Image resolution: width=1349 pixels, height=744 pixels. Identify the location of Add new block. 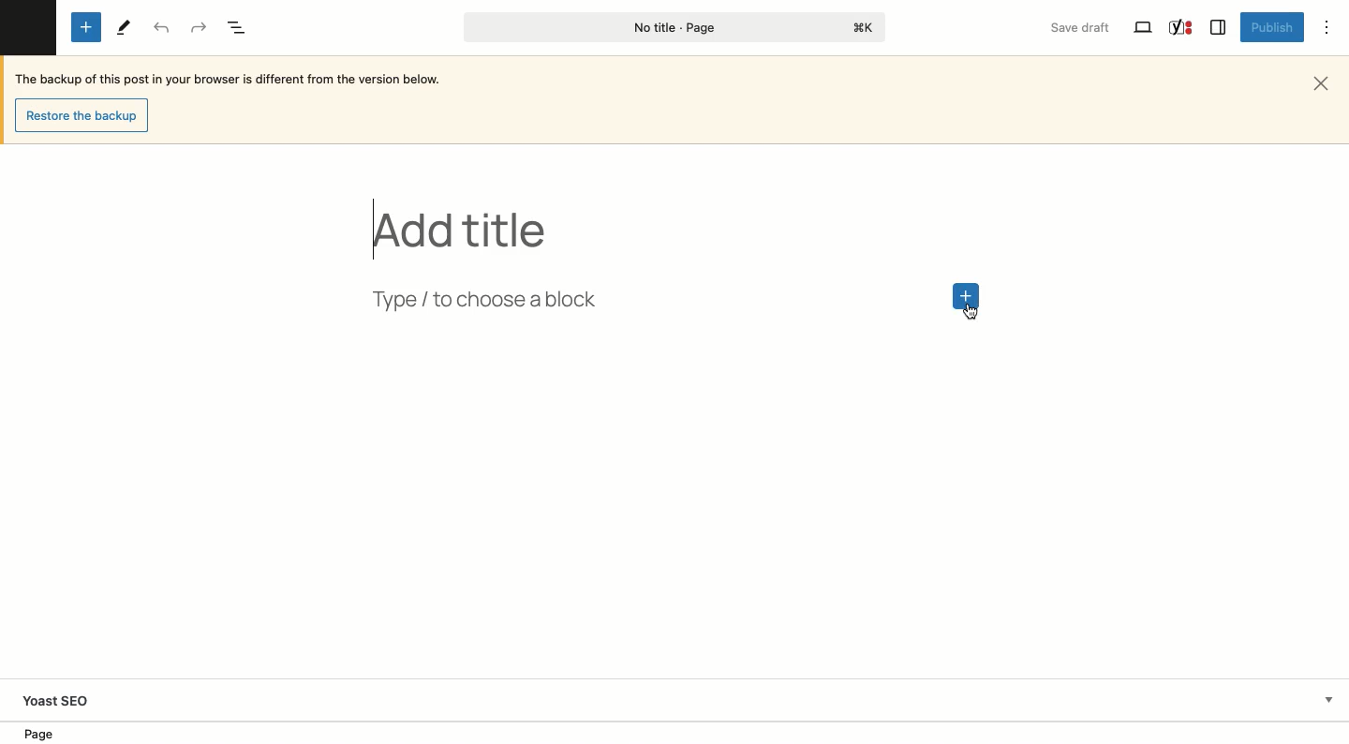
(968, 293).